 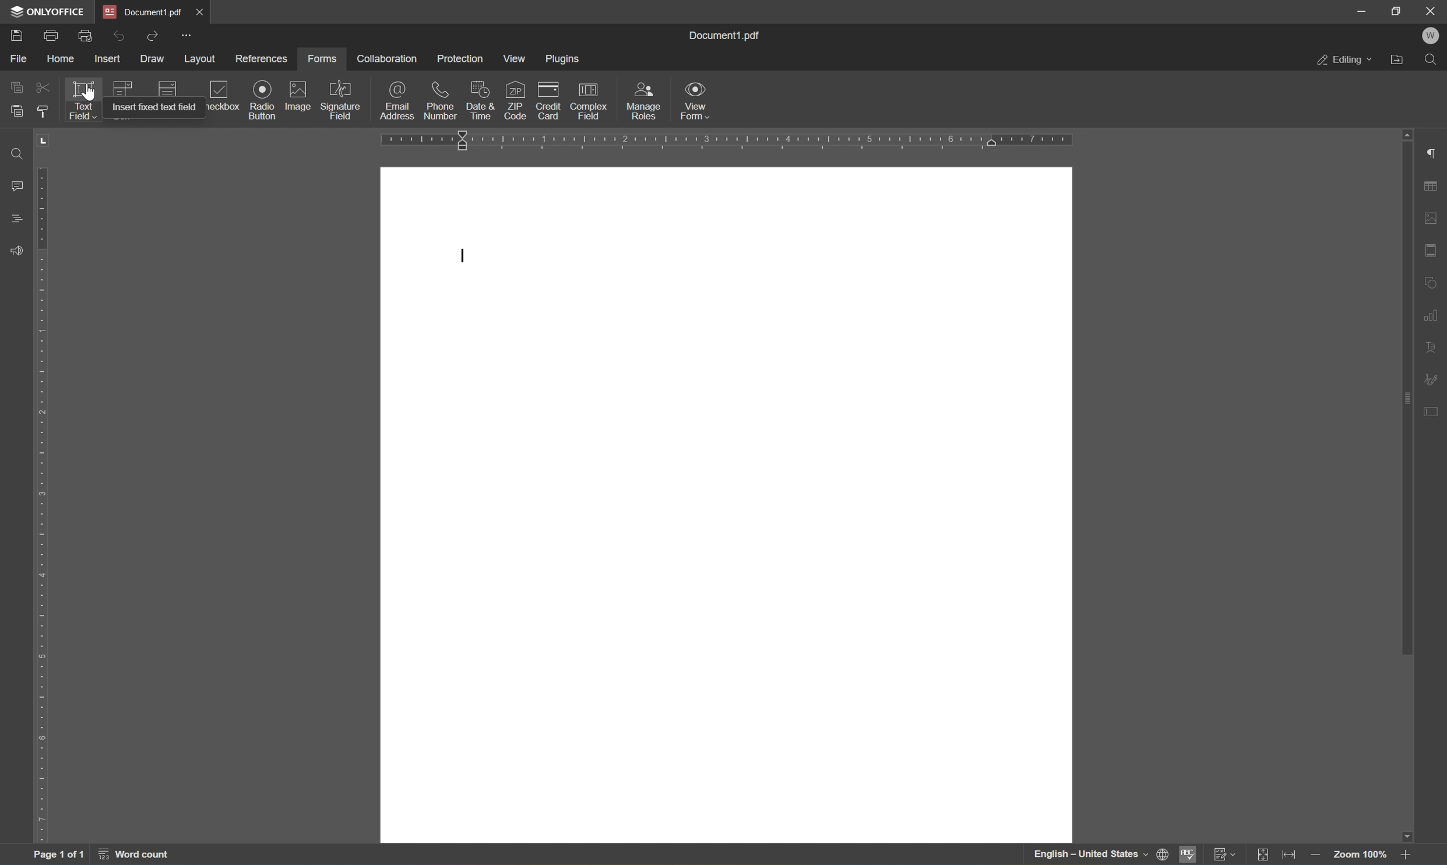 What do you see at coordinates (86, 100) in the screenshot?
I see `text field` at bounding box center [86, 100].